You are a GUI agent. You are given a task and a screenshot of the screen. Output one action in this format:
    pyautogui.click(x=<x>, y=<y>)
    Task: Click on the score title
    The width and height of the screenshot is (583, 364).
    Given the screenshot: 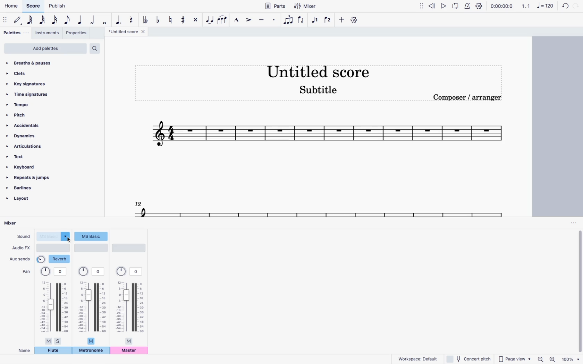 What is the action you would take?
    pyautogui.click(x=317, y=70)
    